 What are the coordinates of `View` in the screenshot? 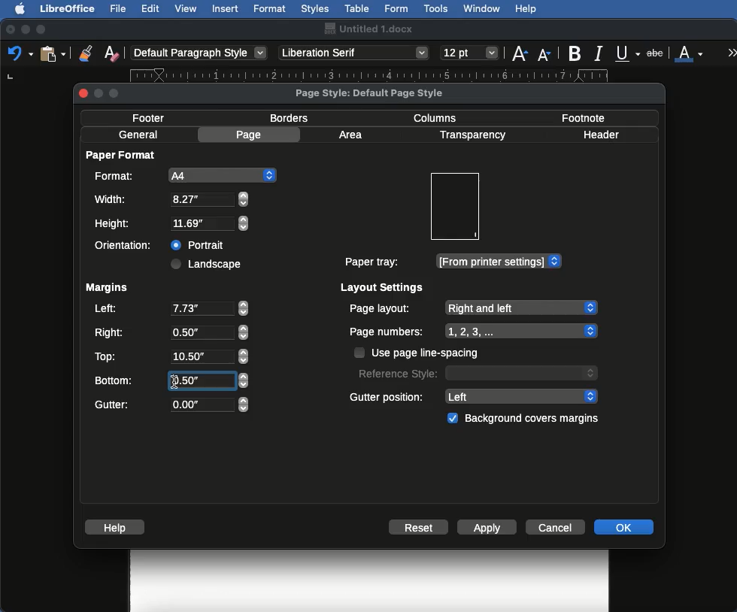 It's located at (187, 8).